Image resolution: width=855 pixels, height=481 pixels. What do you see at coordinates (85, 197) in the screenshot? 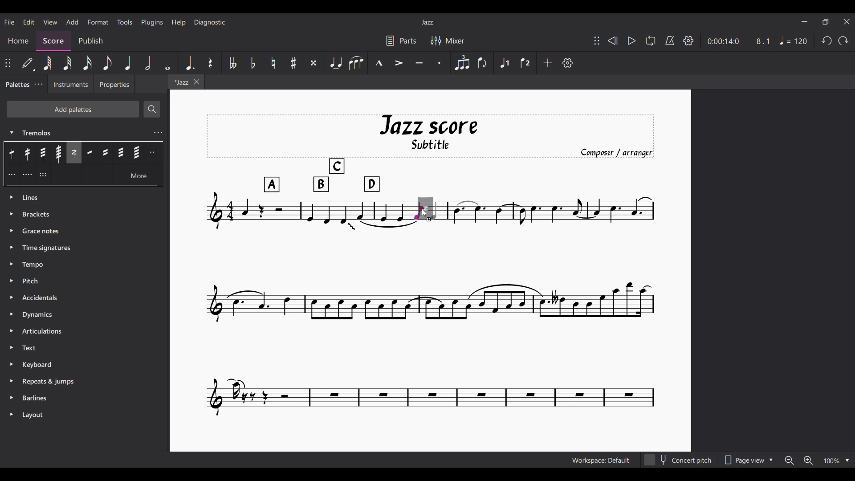
I see `Lines` at bounding box center [85, 197].